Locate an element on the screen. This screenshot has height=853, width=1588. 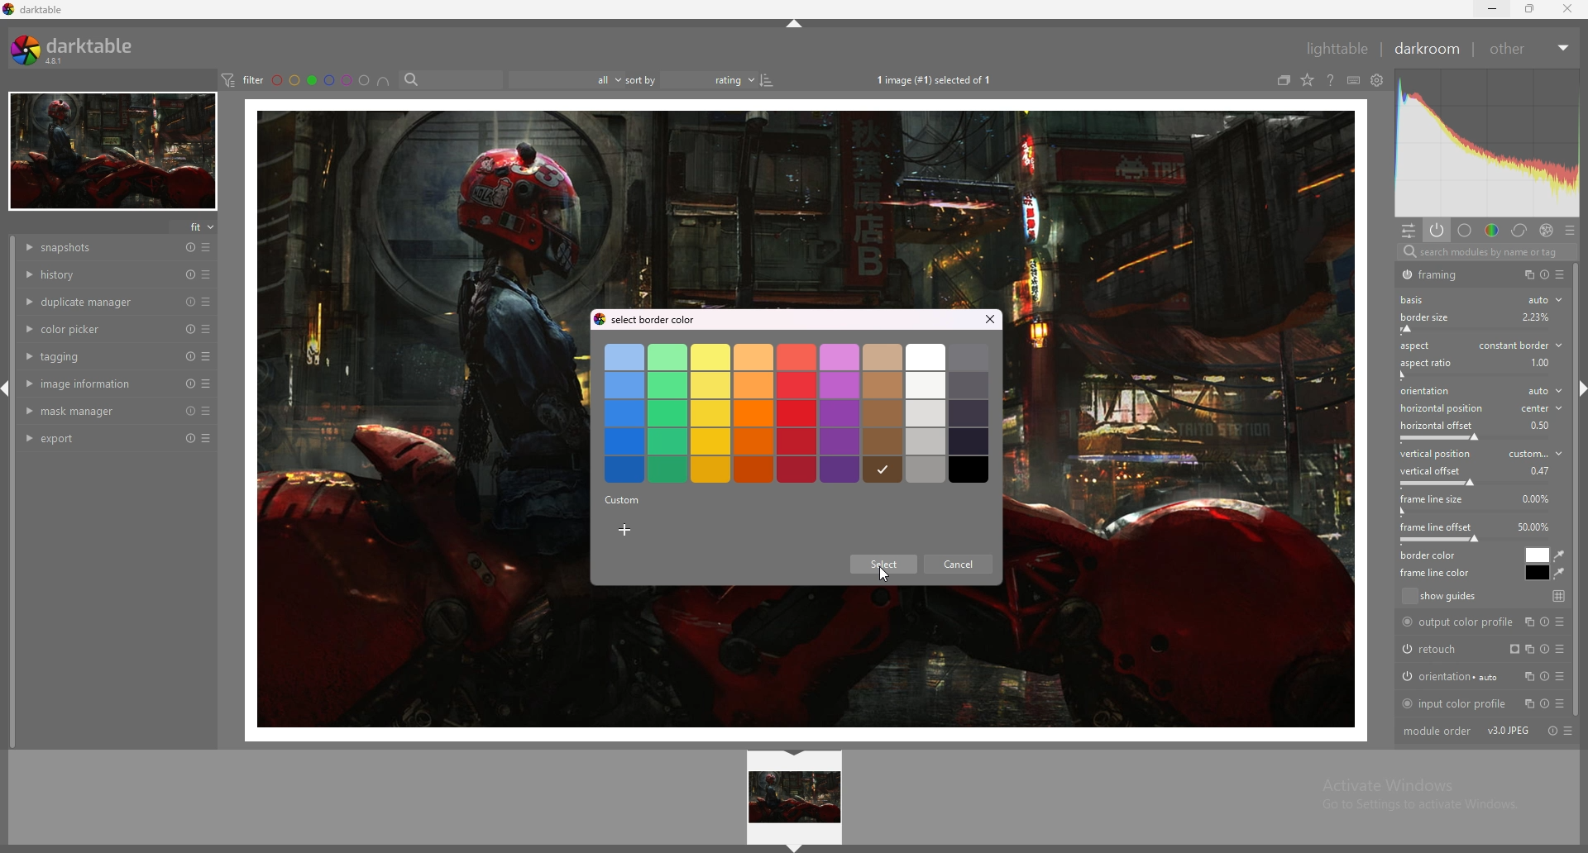
lighttable is located at coordinates (1328, 48).